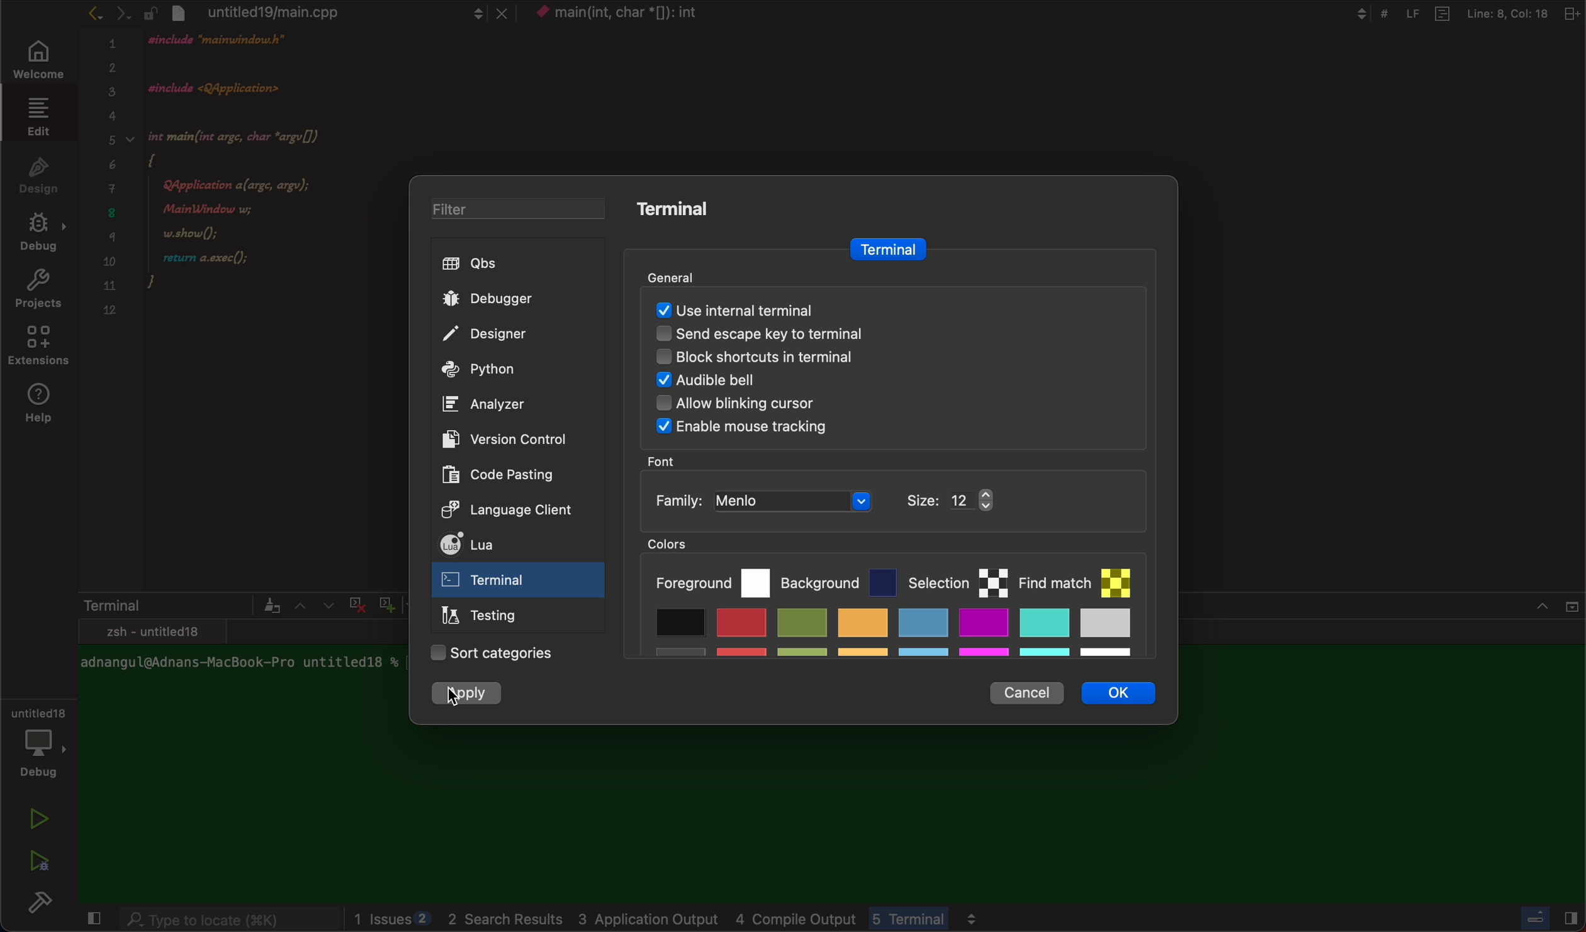 This screenshot has width=1586, height=932. I want to click on color list, so click(891, 637).